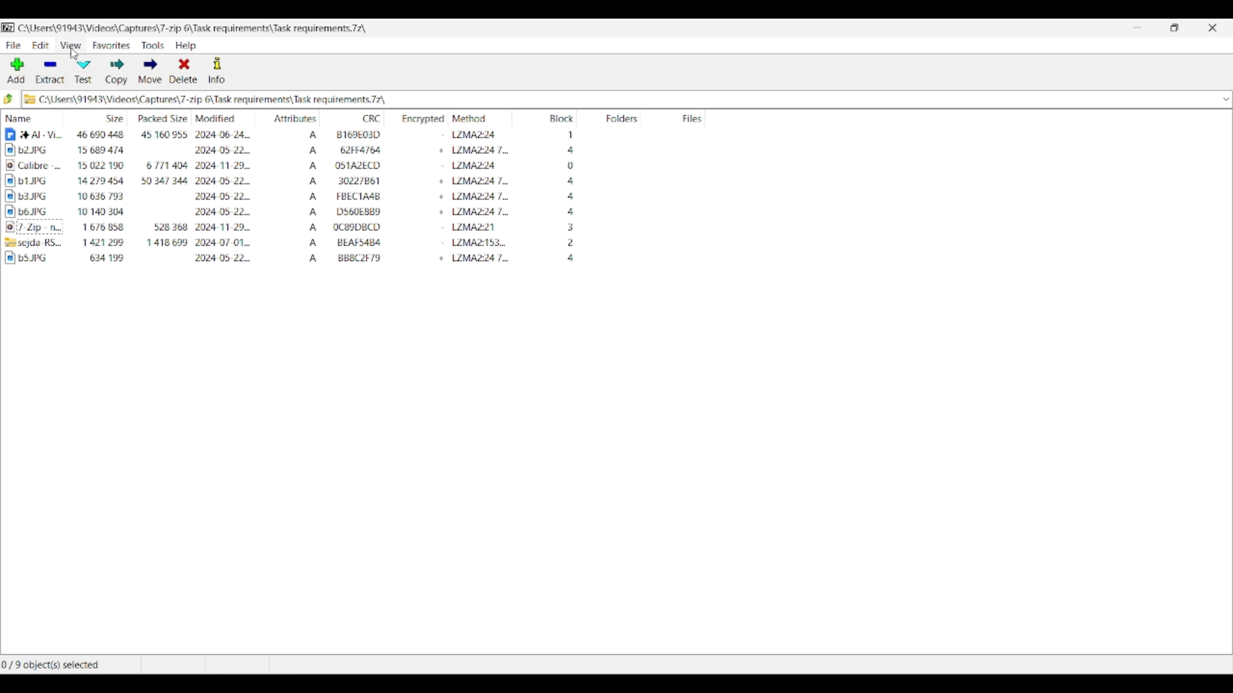  I want to click on Favorites menu, so click(112, 46).